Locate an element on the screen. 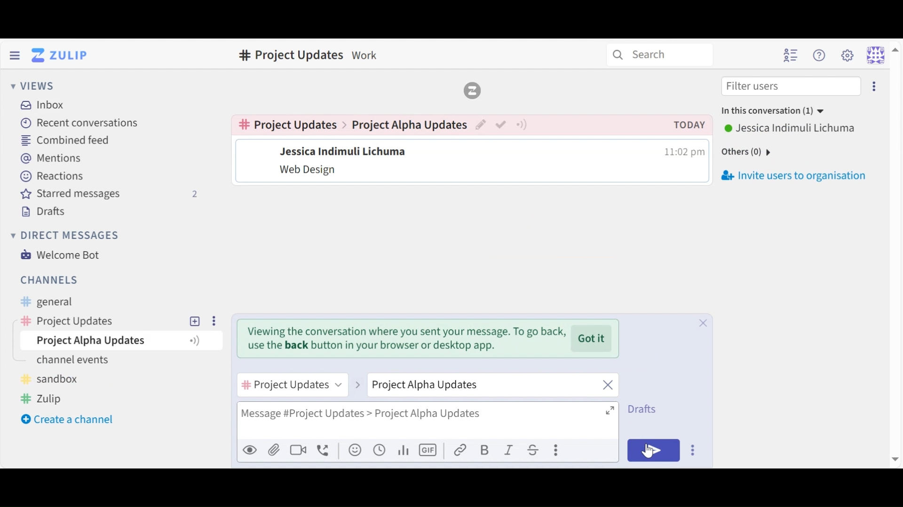 The image size is (903, 507). Welcome Bot is located at coordinates (63, 255).